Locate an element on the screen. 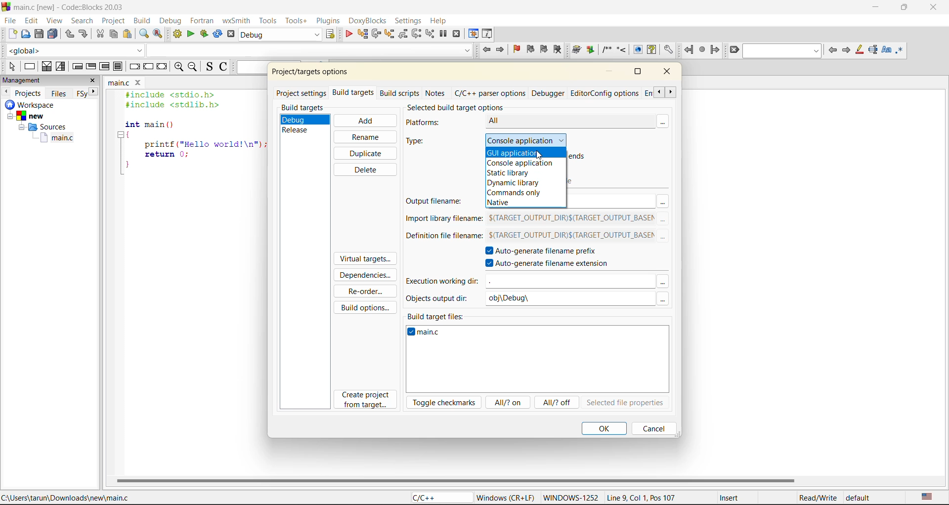 This screenshot has width=949, height=505. selected build target options is located at coordinates (458, 107).